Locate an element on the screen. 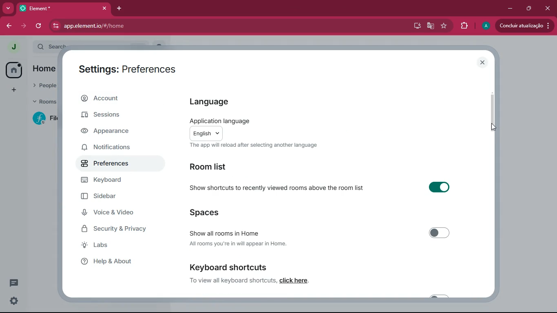 The width and height of the screenshot is (557, 313). conduir atualizacao is located at coordinates (524, 26).